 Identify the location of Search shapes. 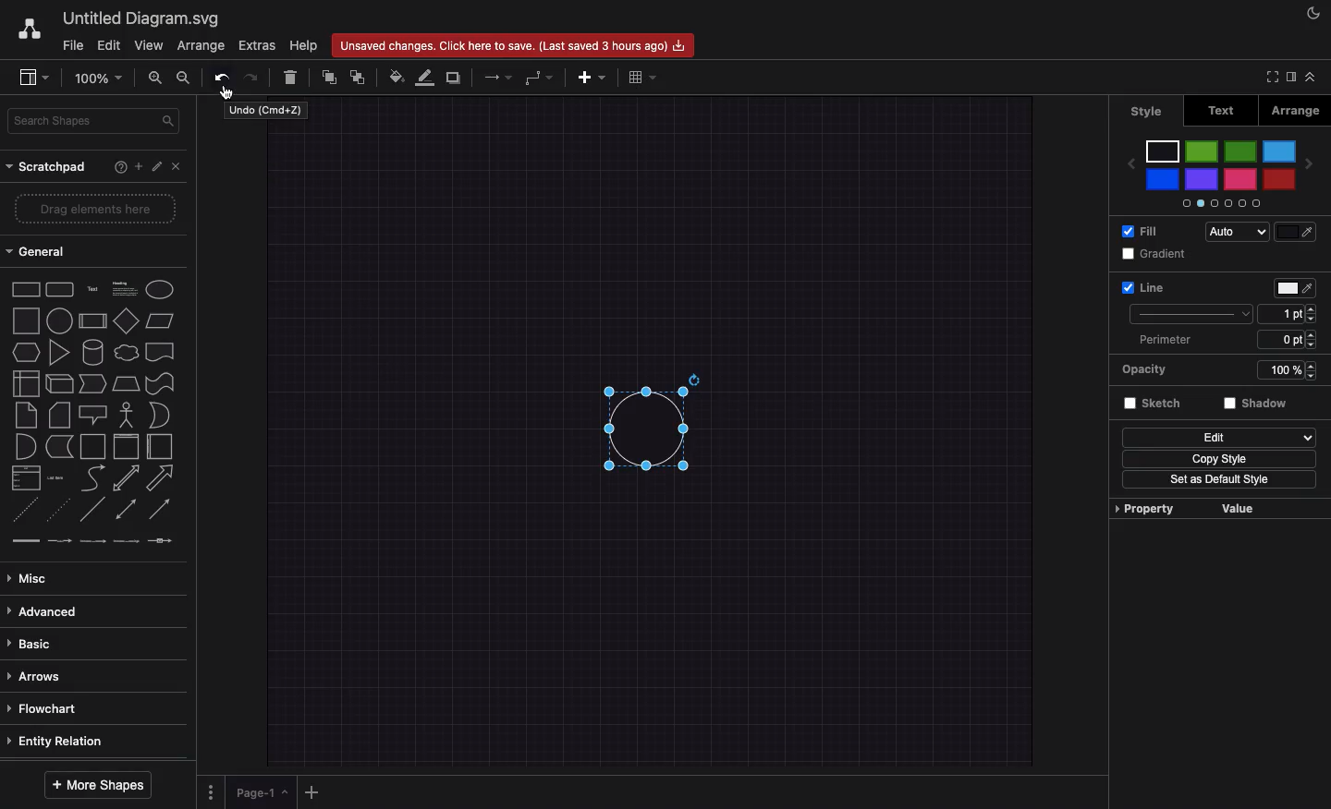
(97, 122).